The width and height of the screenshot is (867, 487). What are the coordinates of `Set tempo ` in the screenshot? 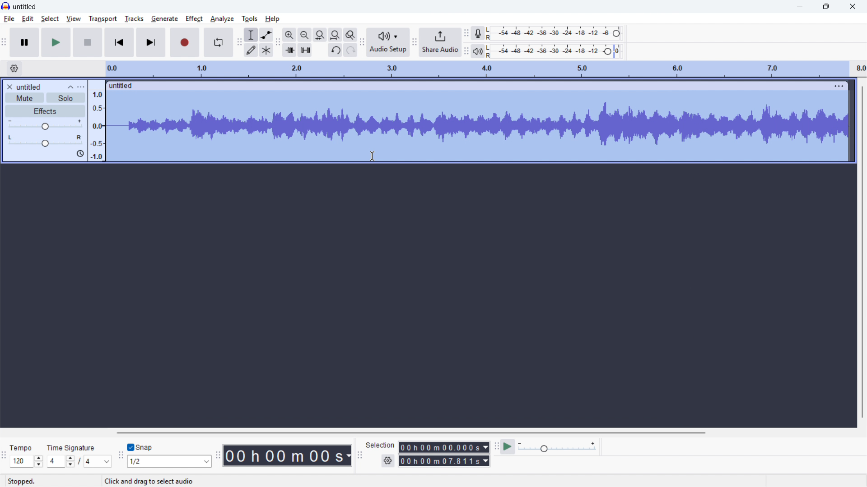 It's located at (26, 462).